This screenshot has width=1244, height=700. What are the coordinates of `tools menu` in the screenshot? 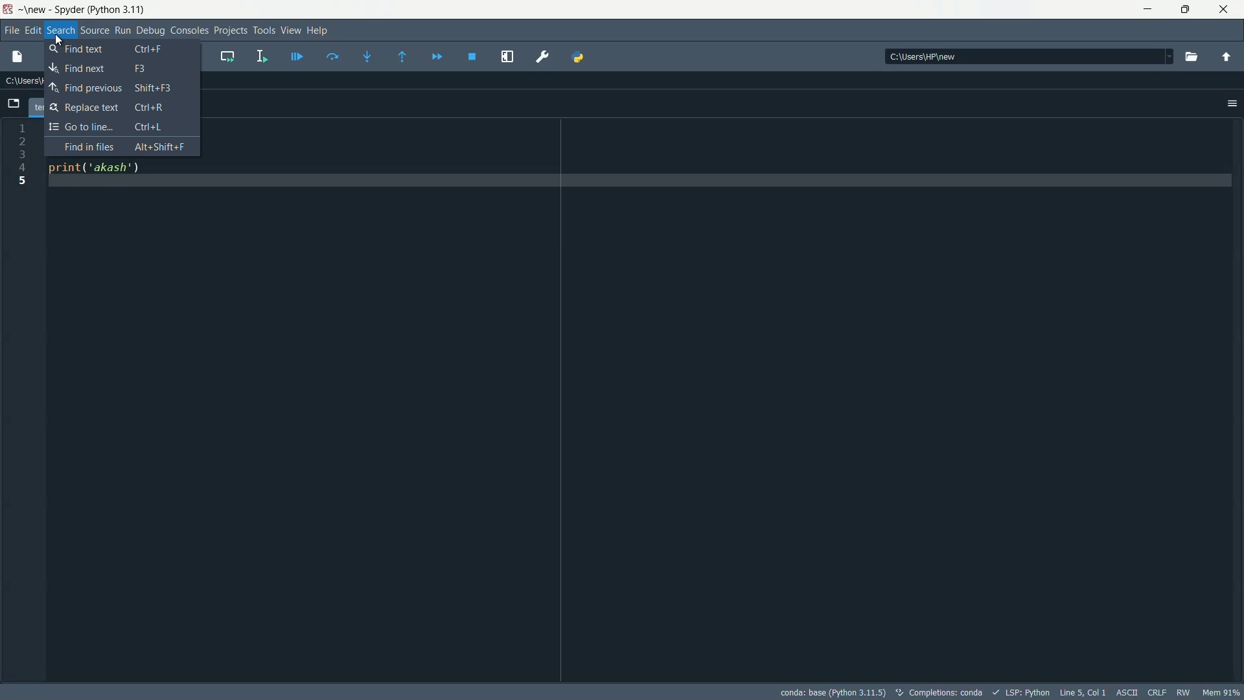 It's located at (263, 30).